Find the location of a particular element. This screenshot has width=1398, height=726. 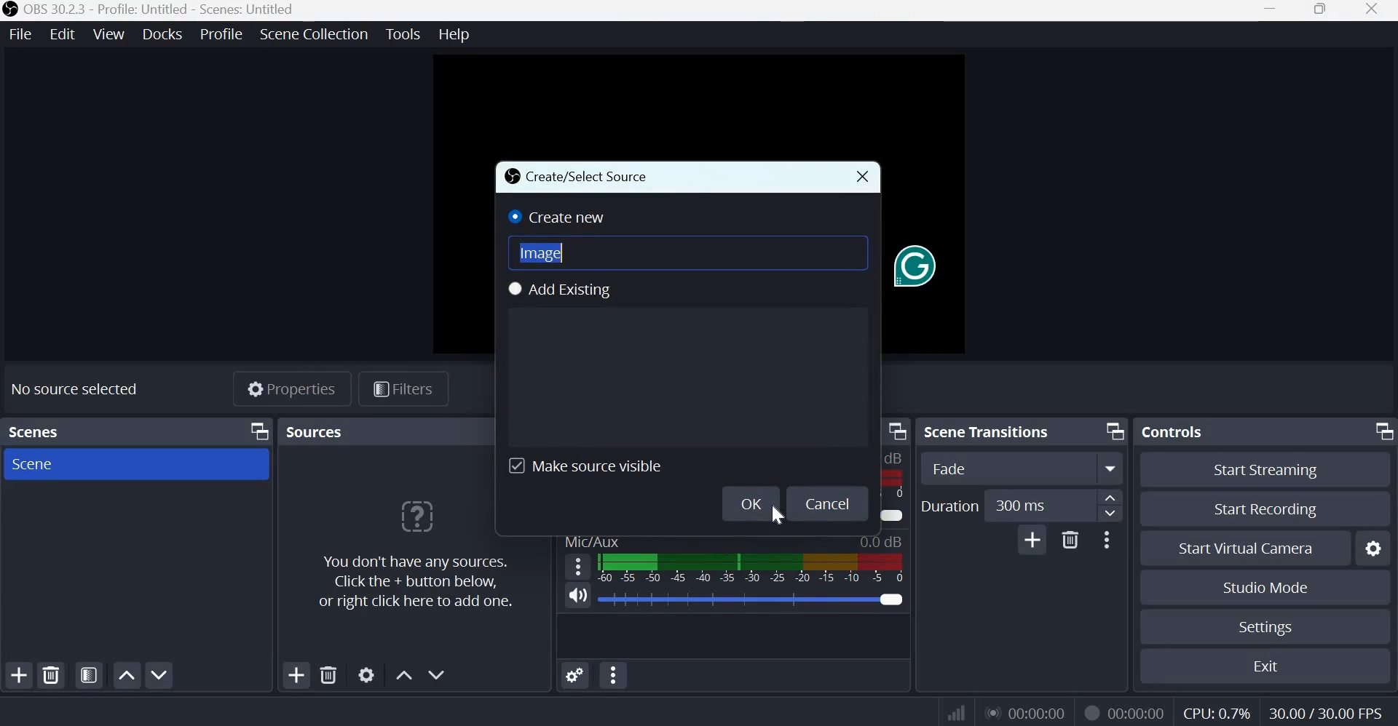

Image is located at coordinates (545, 253).